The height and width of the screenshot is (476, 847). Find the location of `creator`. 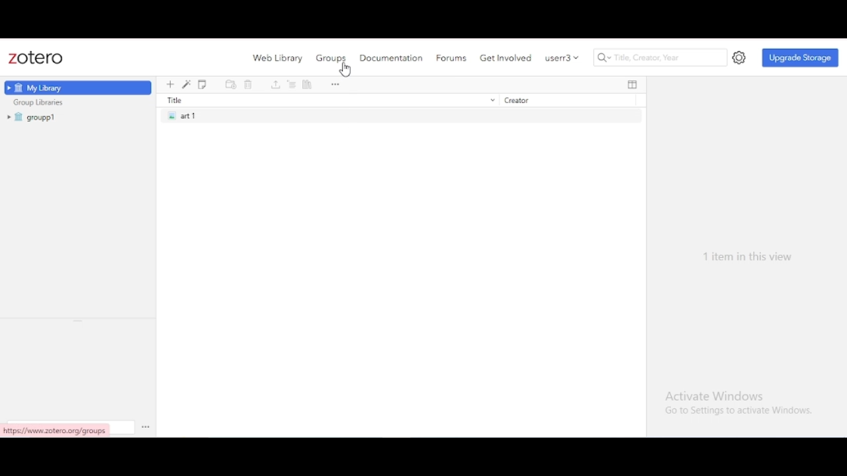

creator is located at coordinates (563, 100).